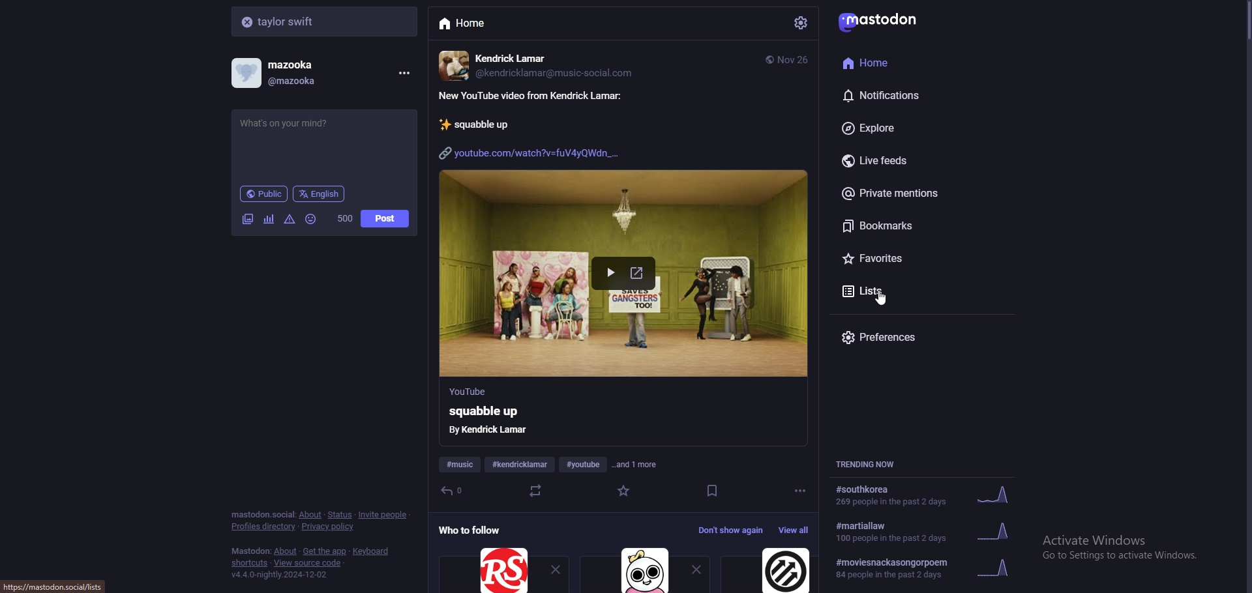  I want to click on view source code, so click(308, 564).